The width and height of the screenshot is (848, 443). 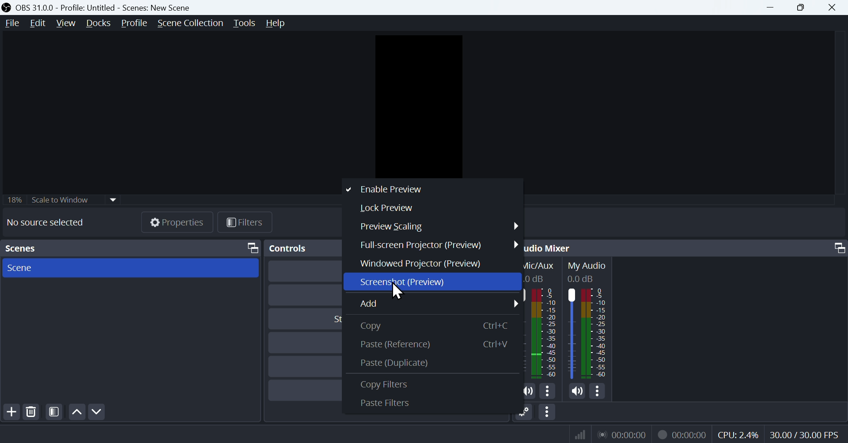 What do you see at coordinates (575, 391) in the screenshot?
I see `Mute/Unmute` at bounding box center [575, 391].